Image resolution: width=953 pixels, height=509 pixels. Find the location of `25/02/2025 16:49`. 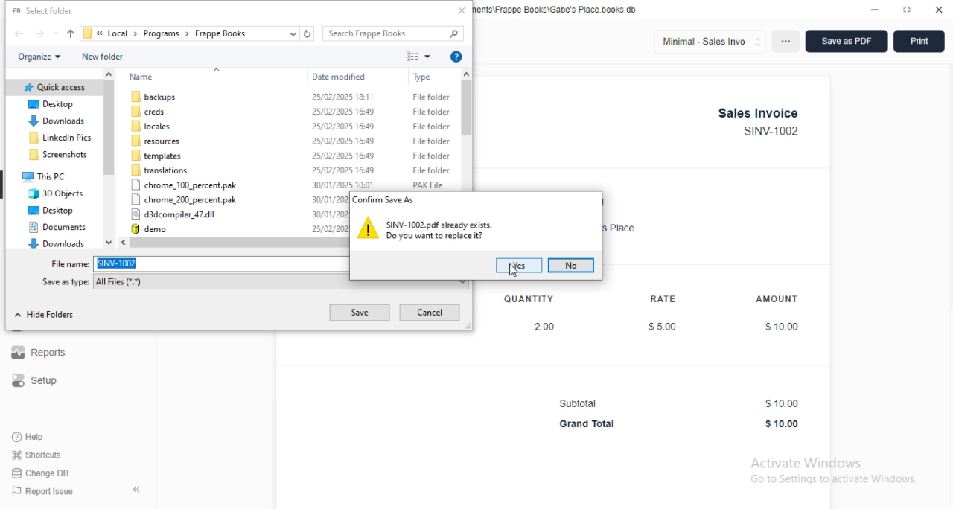

25/02/2025 16:49 is located at coordinates (343, 112).